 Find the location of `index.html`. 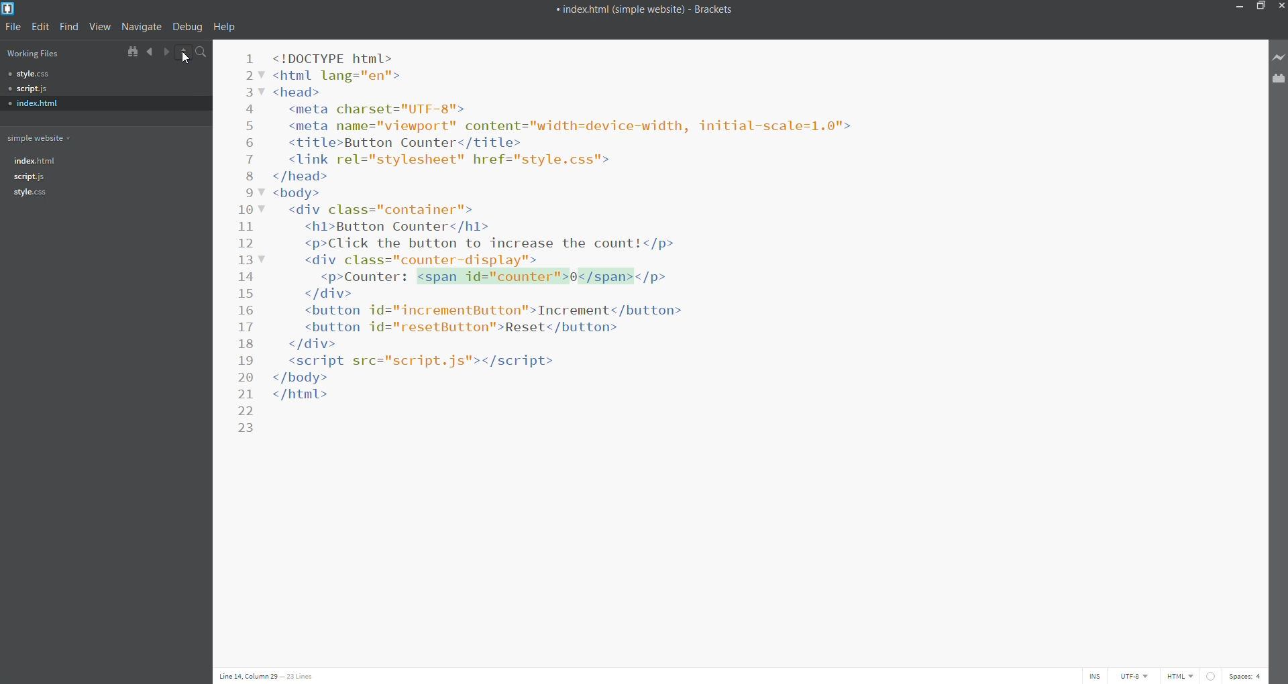

index.html is located at coordinates (105, 161).